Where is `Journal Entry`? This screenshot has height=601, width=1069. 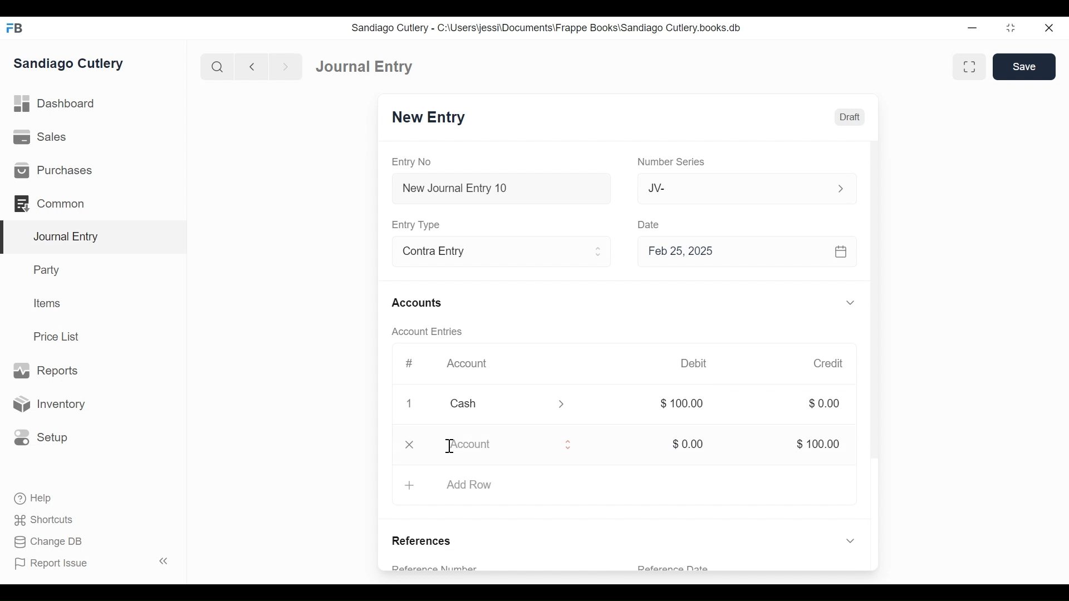
Journal Entry is located at coordinates (94, 237).